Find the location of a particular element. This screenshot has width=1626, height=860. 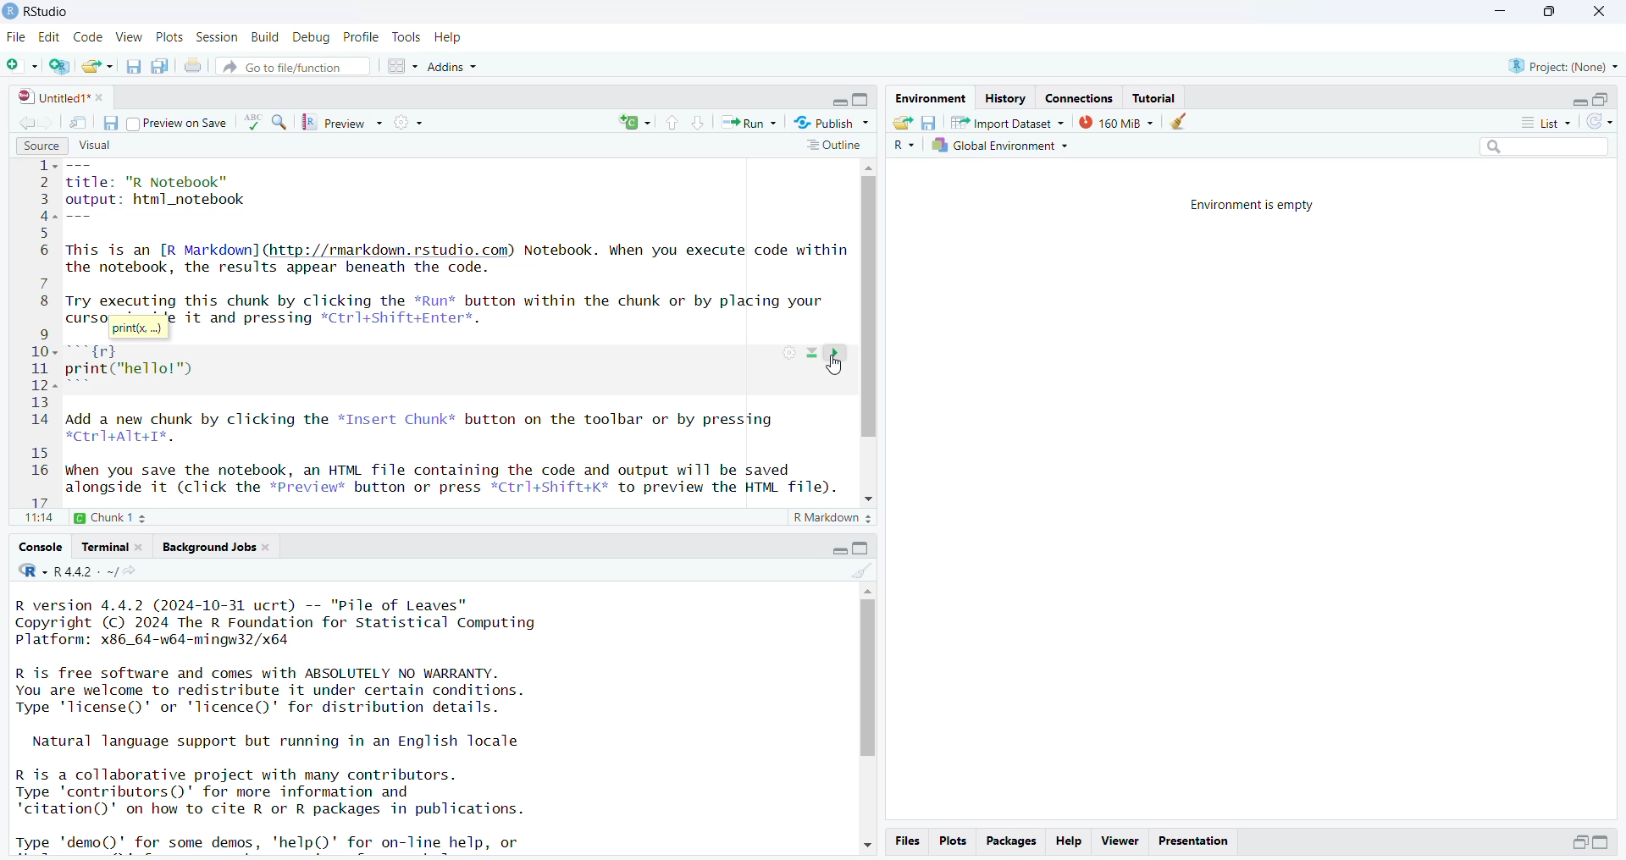

go forward is located at coordinates (50, 121).